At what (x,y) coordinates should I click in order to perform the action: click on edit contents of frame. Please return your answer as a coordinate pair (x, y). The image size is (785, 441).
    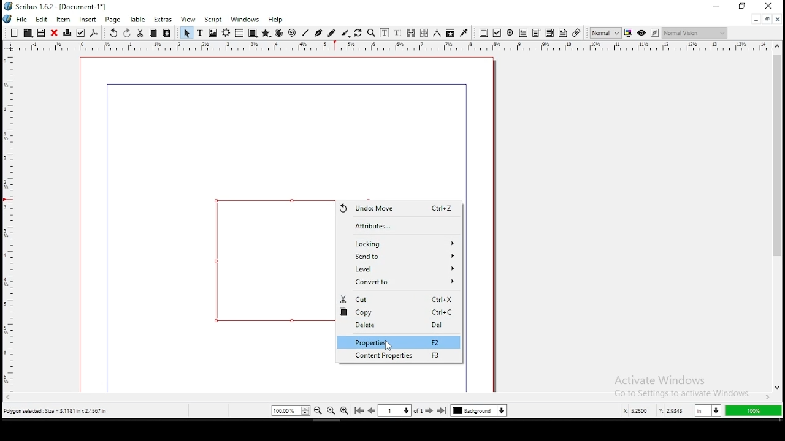
    Looking at the image, I should click on (385, 33).